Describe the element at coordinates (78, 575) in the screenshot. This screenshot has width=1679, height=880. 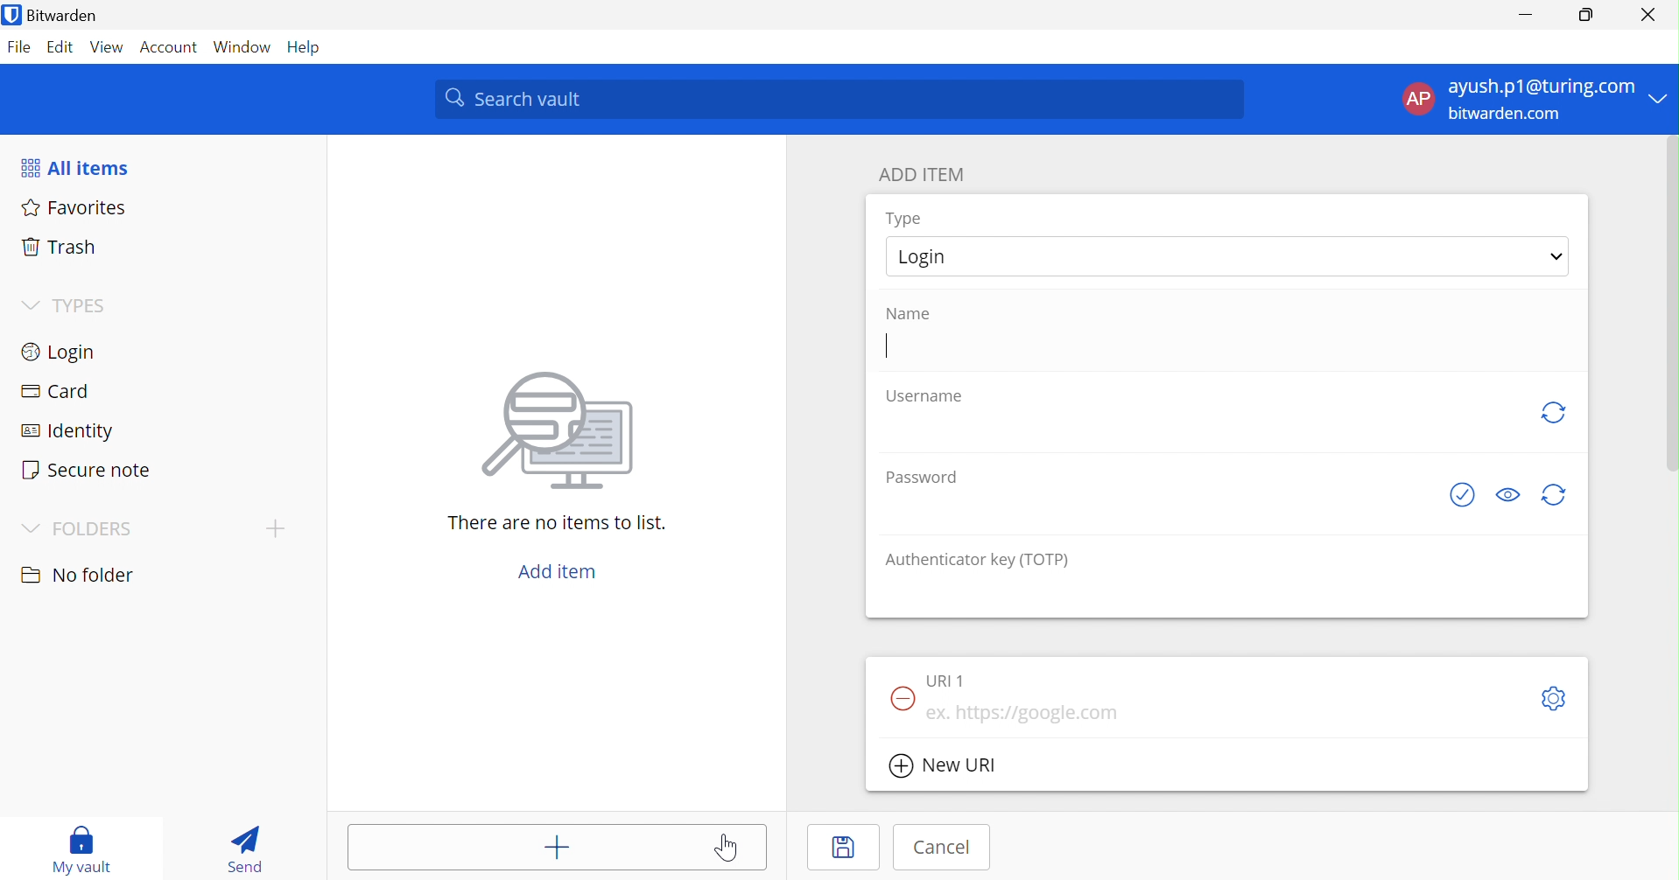
I see `No folder` at that location.